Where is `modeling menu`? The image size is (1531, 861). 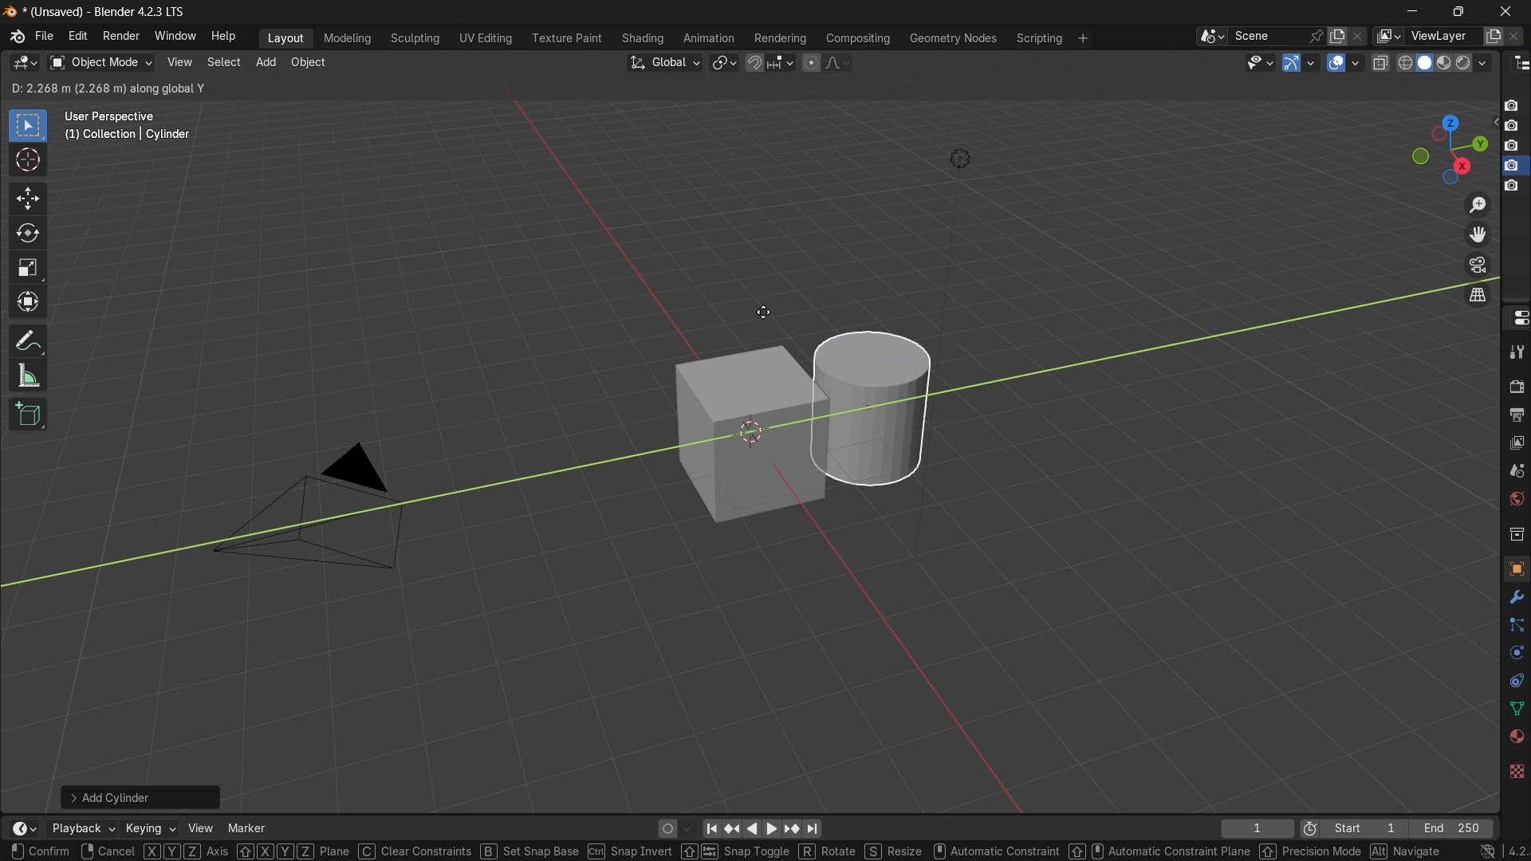
modeling menu is located at coordinates (347, 39).